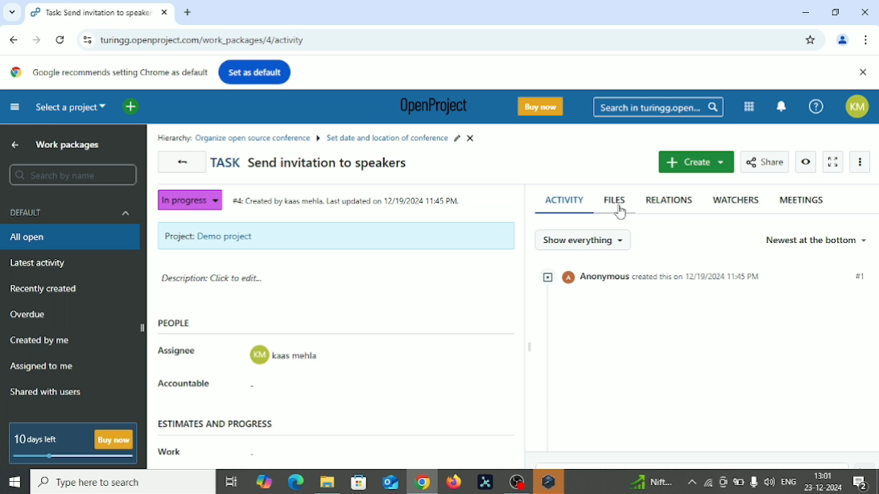 The image size is (879, 494). I want to click on Time, so click(824, 474).